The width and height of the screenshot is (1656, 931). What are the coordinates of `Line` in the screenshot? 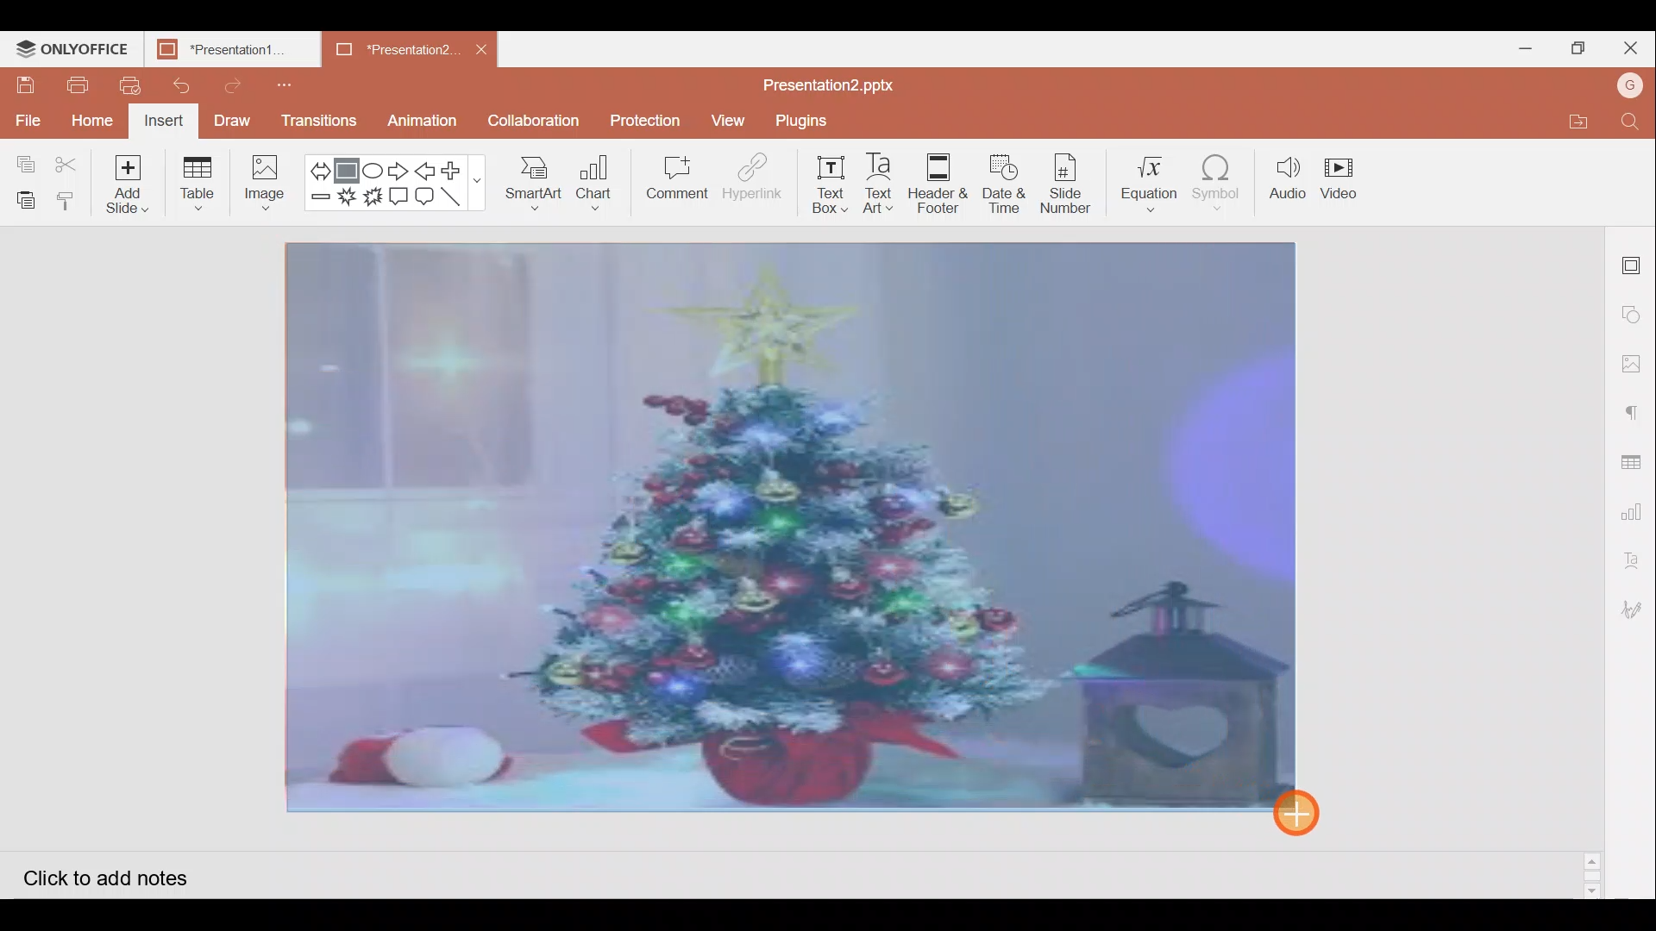 It's located at (457, 199).